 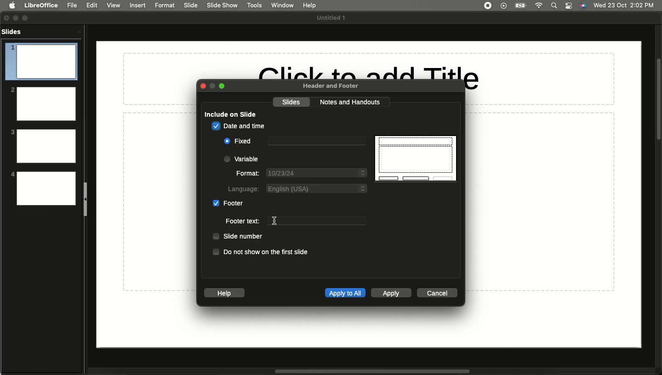 What do you see at coordinates (540, 6) in the screenshot?
I see `Internet` at bounding box center [540, 6].